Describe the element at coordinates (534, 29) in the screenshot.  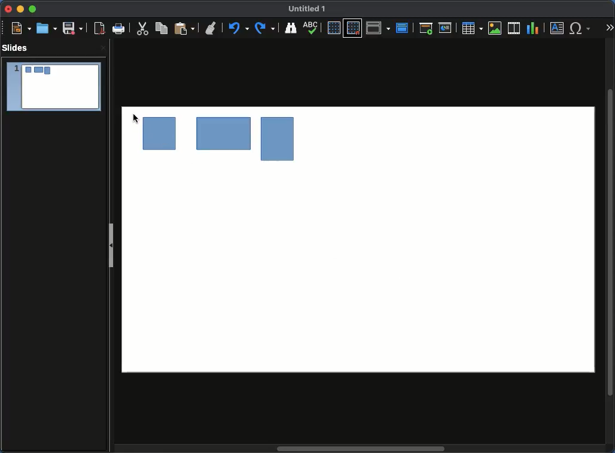
I see `Chart` at that location.